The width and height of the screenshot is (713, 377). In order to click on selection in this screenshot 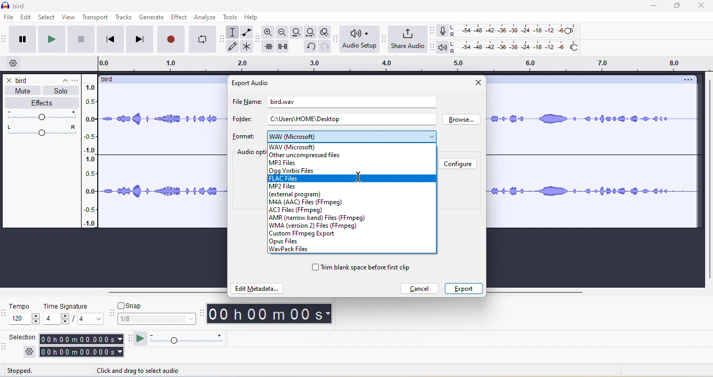, I will do `click(80, 346)`.